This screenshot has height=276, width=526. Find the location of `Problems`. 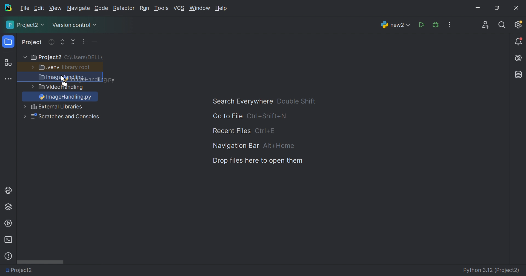

Problems is located at coordinates (8, 256).